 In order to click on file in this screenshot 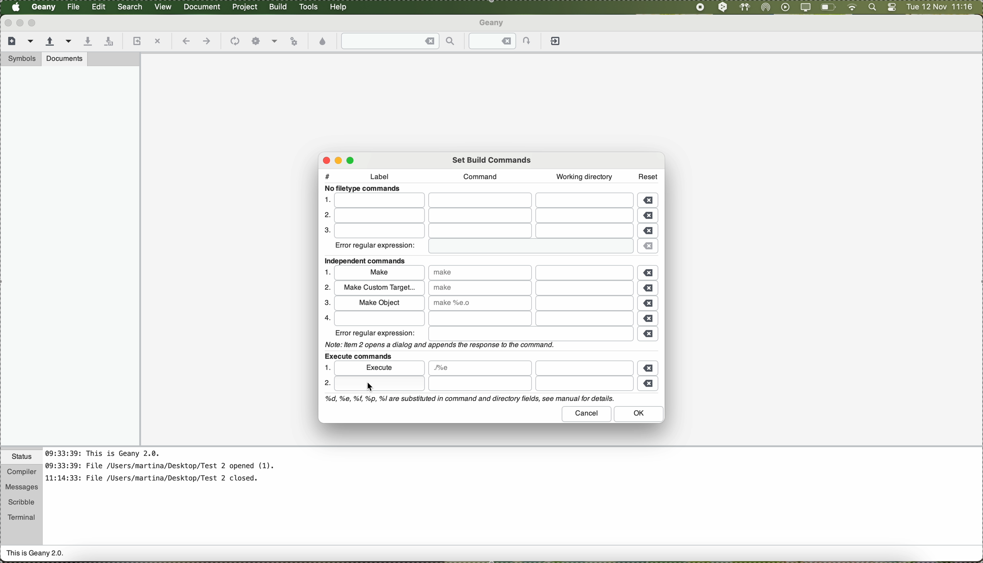, I will do `click(483, 217)`.